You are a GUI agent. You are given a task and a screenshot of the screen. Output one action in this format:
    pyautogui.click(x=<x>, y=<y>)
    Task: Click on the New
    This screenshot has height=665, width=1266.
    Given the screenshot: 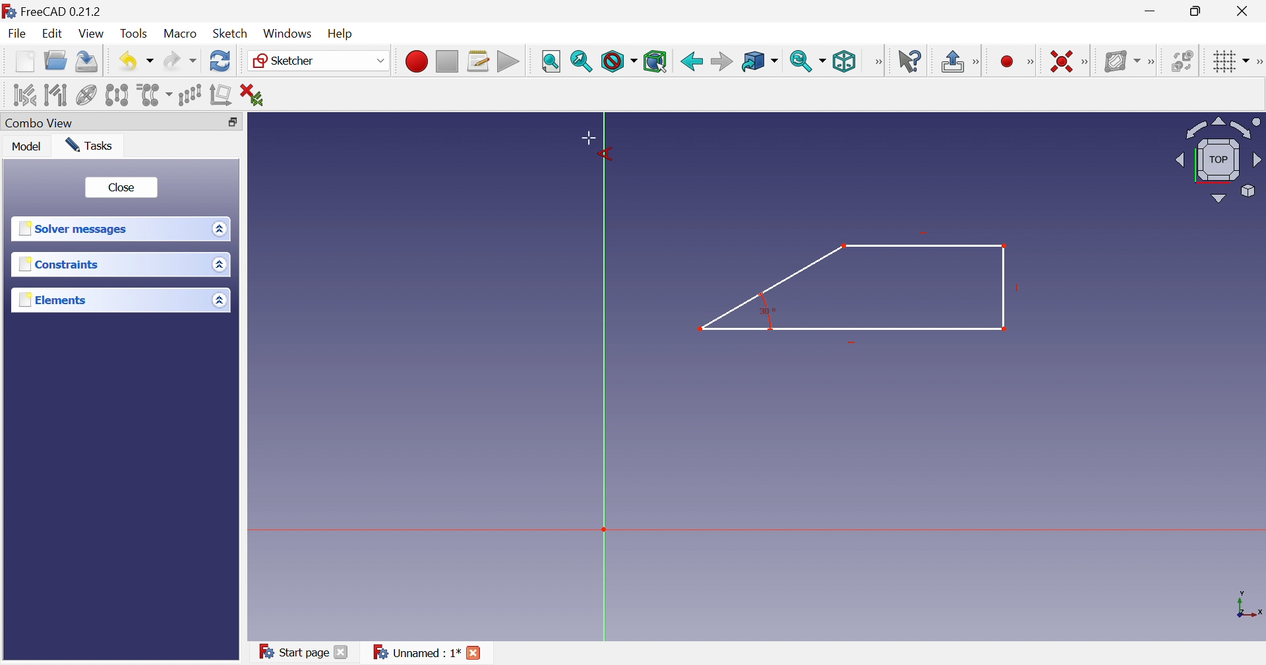 What is the action you would take?
    pyautogui.click(x=24, y=65)
    